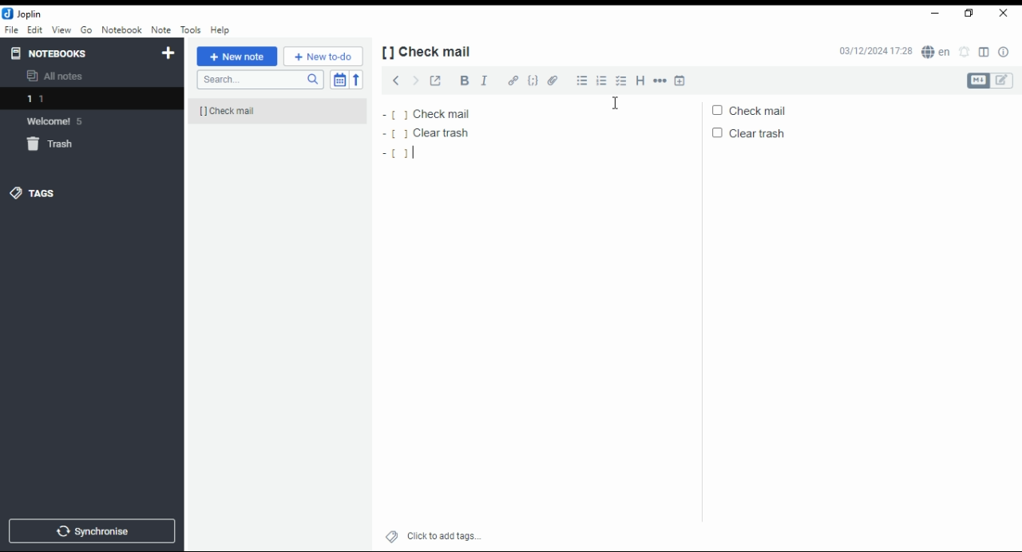 This screenshot has width=1022, height=552. I want to click on [], so click(400, 156).